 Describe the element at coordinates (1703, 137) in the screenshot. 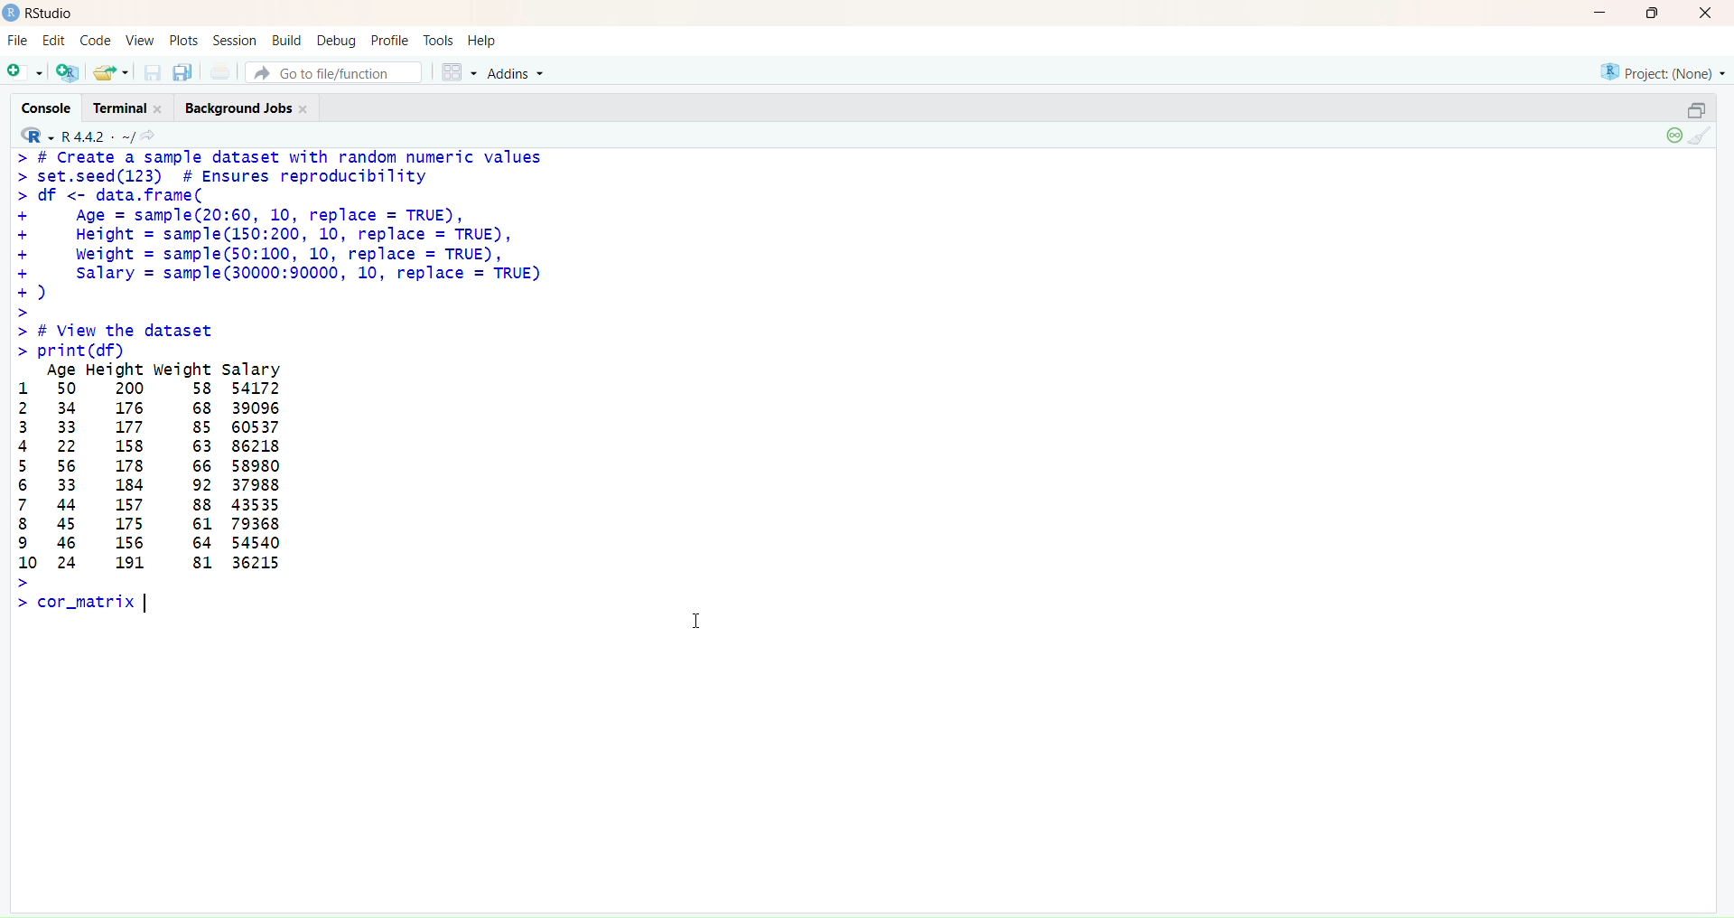

I see `Clear Console (Ctrl + L)` at that location.